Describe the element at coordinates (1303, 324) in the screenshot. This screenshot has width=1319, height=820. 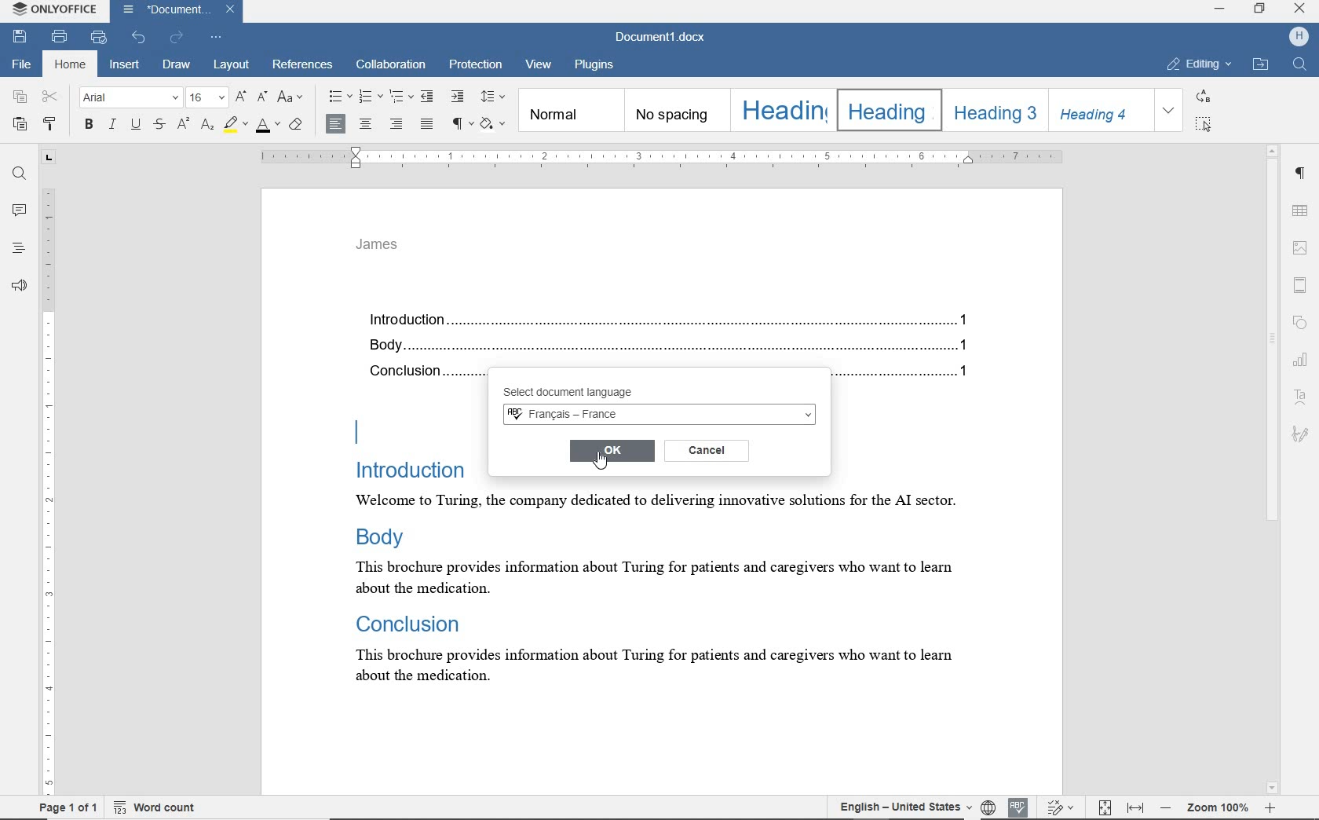
I see `shapes` at that location.